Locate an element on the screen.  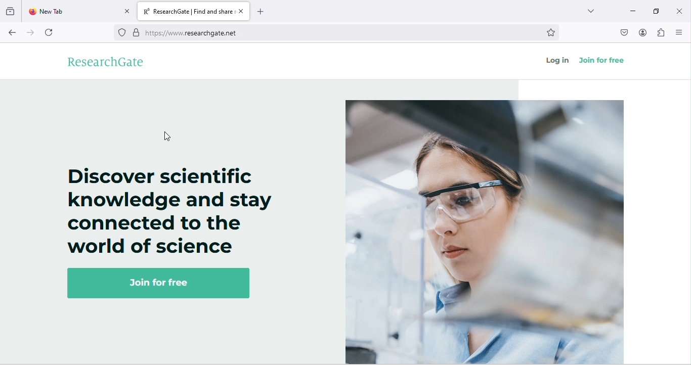
forward is located at coordinates (28, 33).